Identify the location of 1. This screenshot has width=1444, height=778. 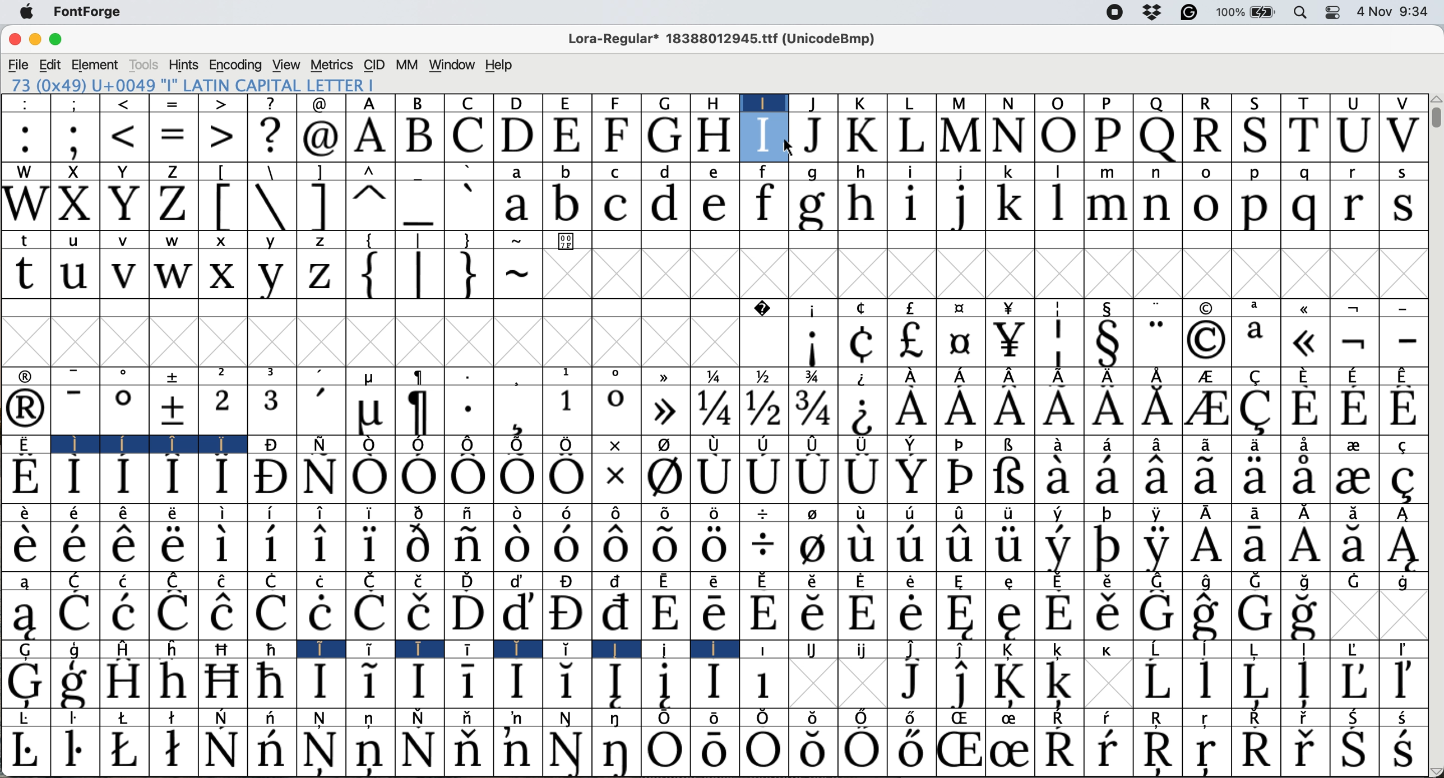
(565, 376).